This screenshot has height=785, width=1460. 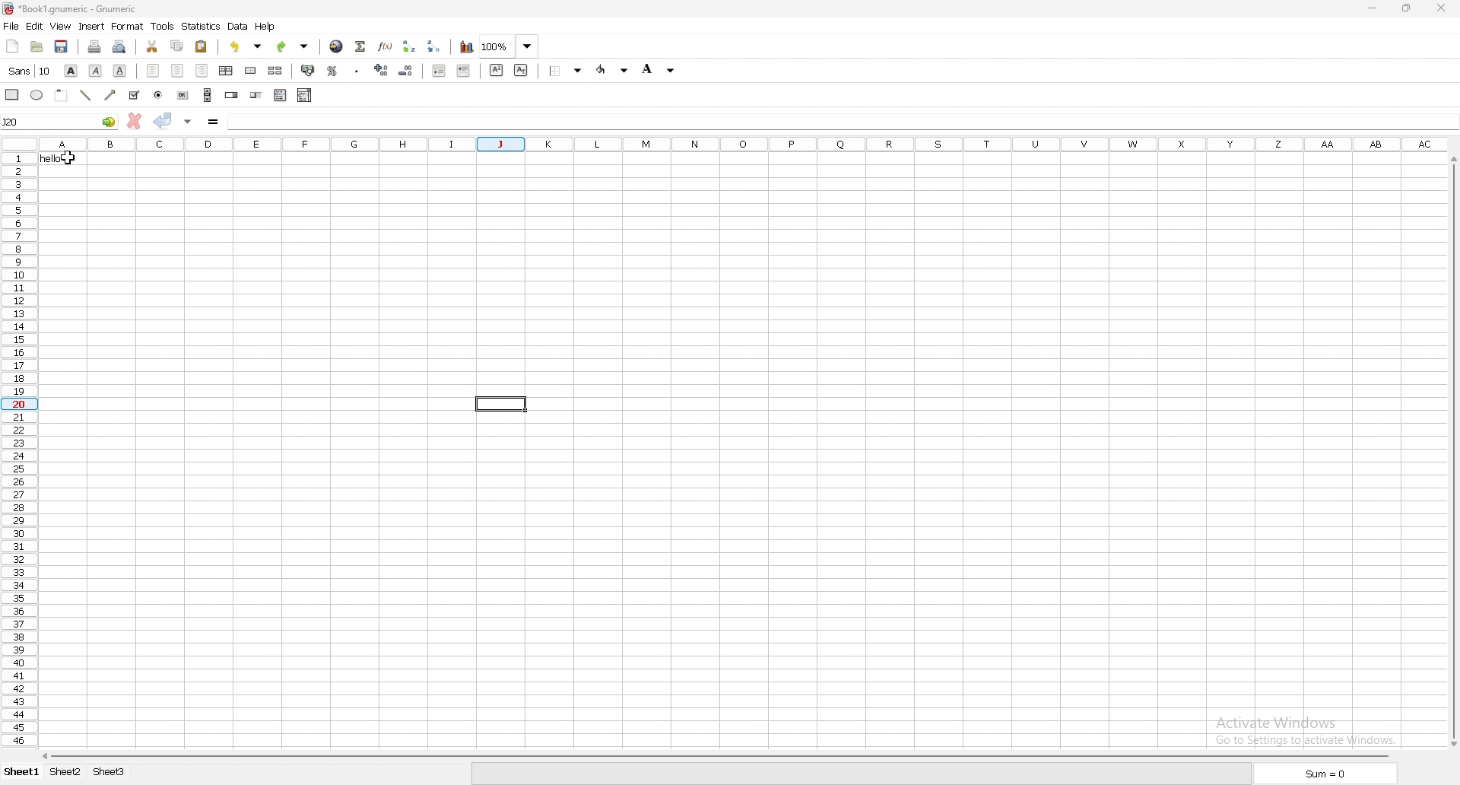 What do you see at coordinates (60, 26) in the screenshot?
I see `view` at bounding box center [60, 26].